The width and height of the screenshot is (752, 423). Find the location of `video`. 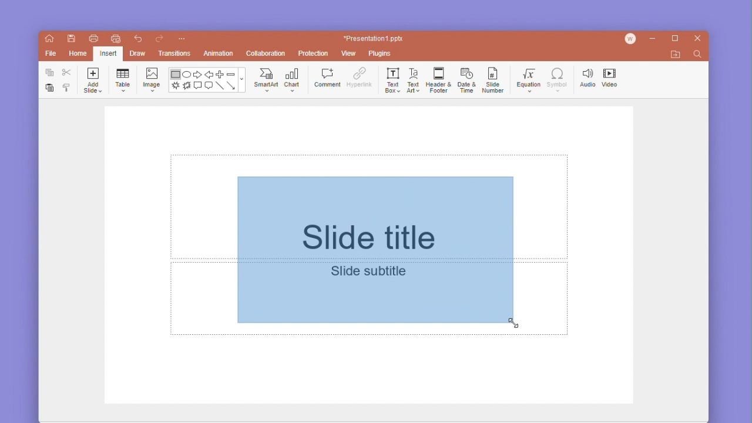

video is located at coordinates (612, 76).